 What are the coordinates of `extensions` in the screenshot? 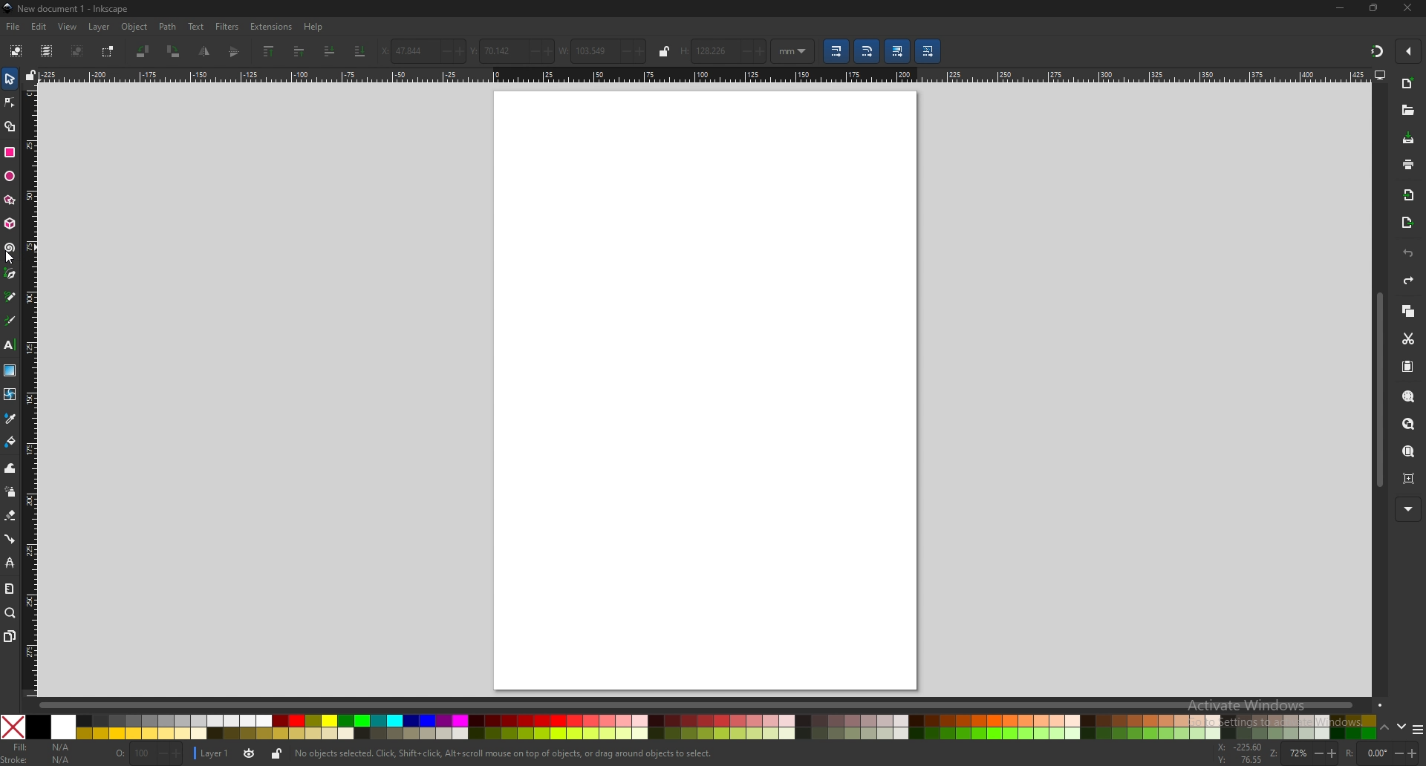 It's located at (273, 27).